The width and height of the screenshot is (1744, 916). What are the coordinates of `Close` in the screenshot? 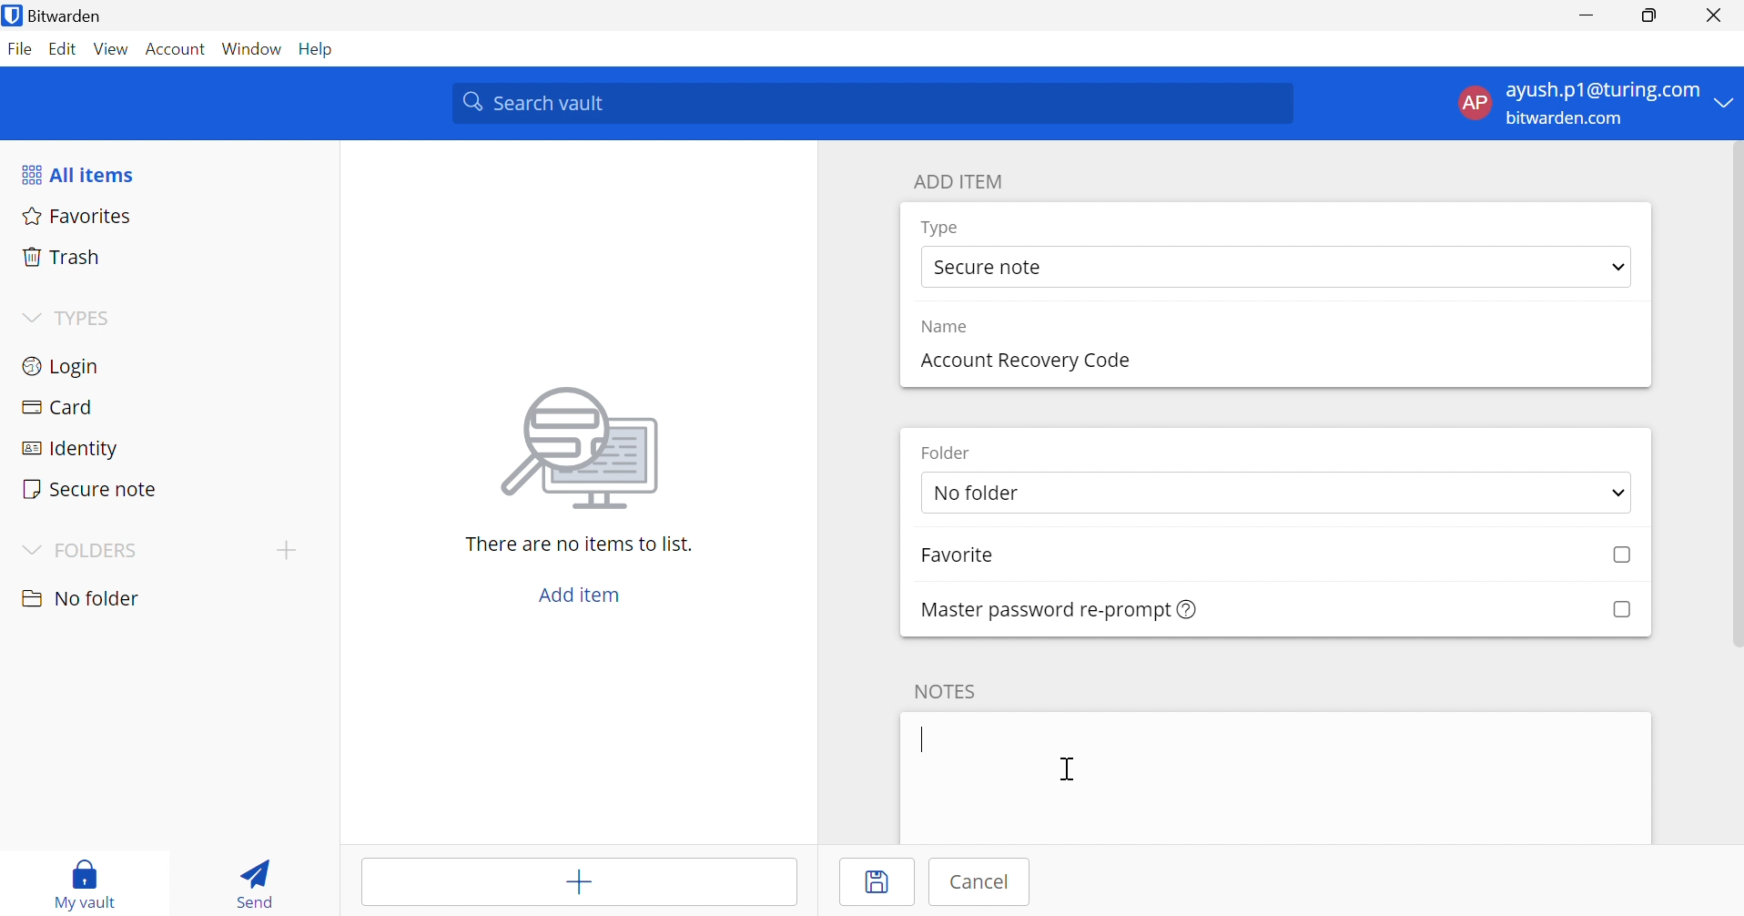 It's located at (1712, 15).